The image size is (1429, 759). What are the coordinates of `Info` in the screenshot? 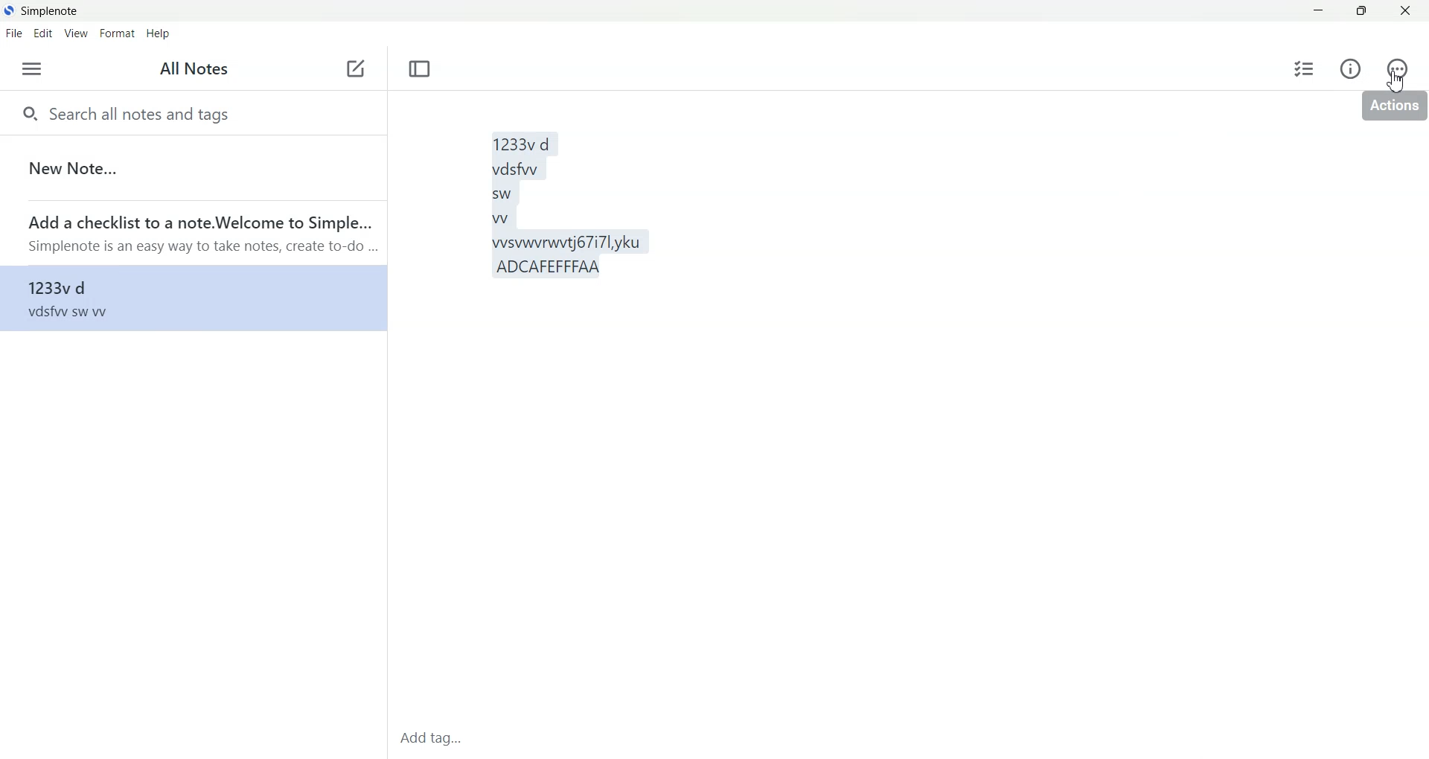 It's located at (1351, 68).